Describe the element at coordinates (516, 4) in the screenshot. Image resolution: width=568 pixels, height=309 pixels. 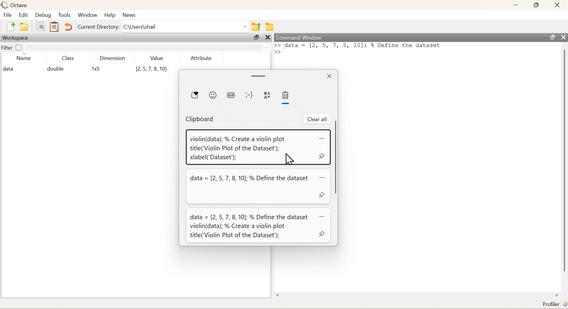
I see `minimise` at that location.